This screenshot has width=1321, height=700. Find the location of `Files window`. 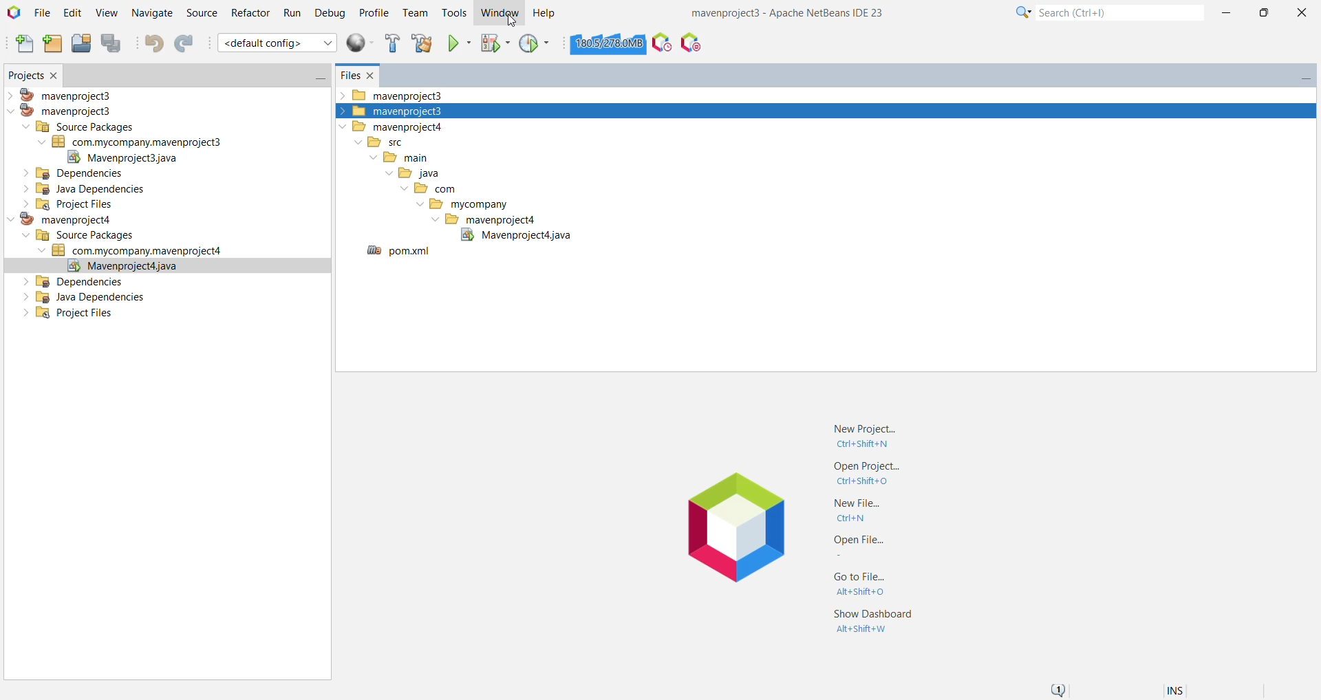

Files window is located at coordinates (349, 76).